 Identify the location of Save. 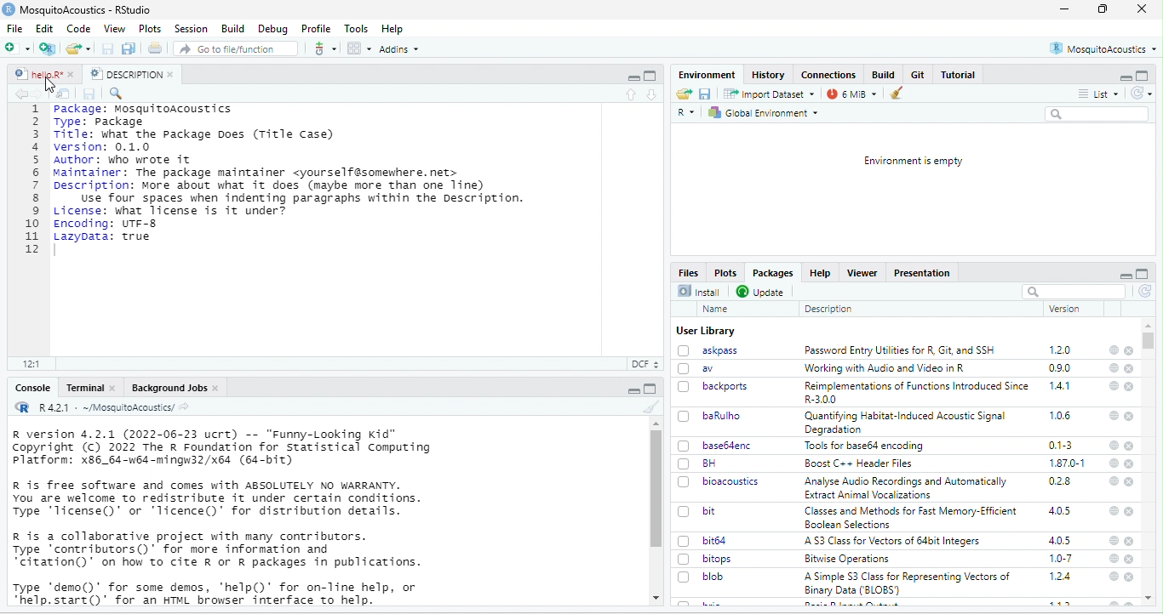
(91, 94).